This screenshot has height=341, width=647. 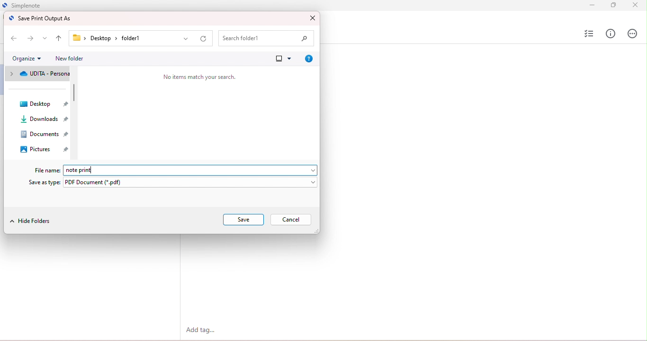 I want to click on help, so click(x=307, y=59).